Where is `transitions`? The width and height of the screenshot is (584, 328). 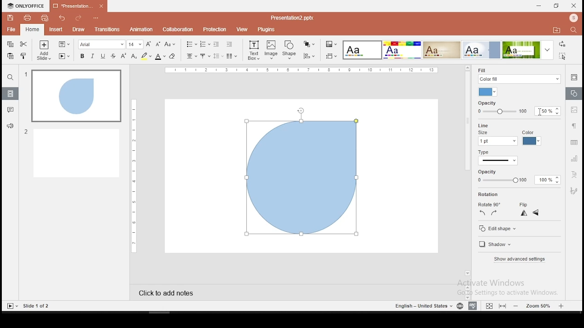 transitions is located at coordinates (107, 29).